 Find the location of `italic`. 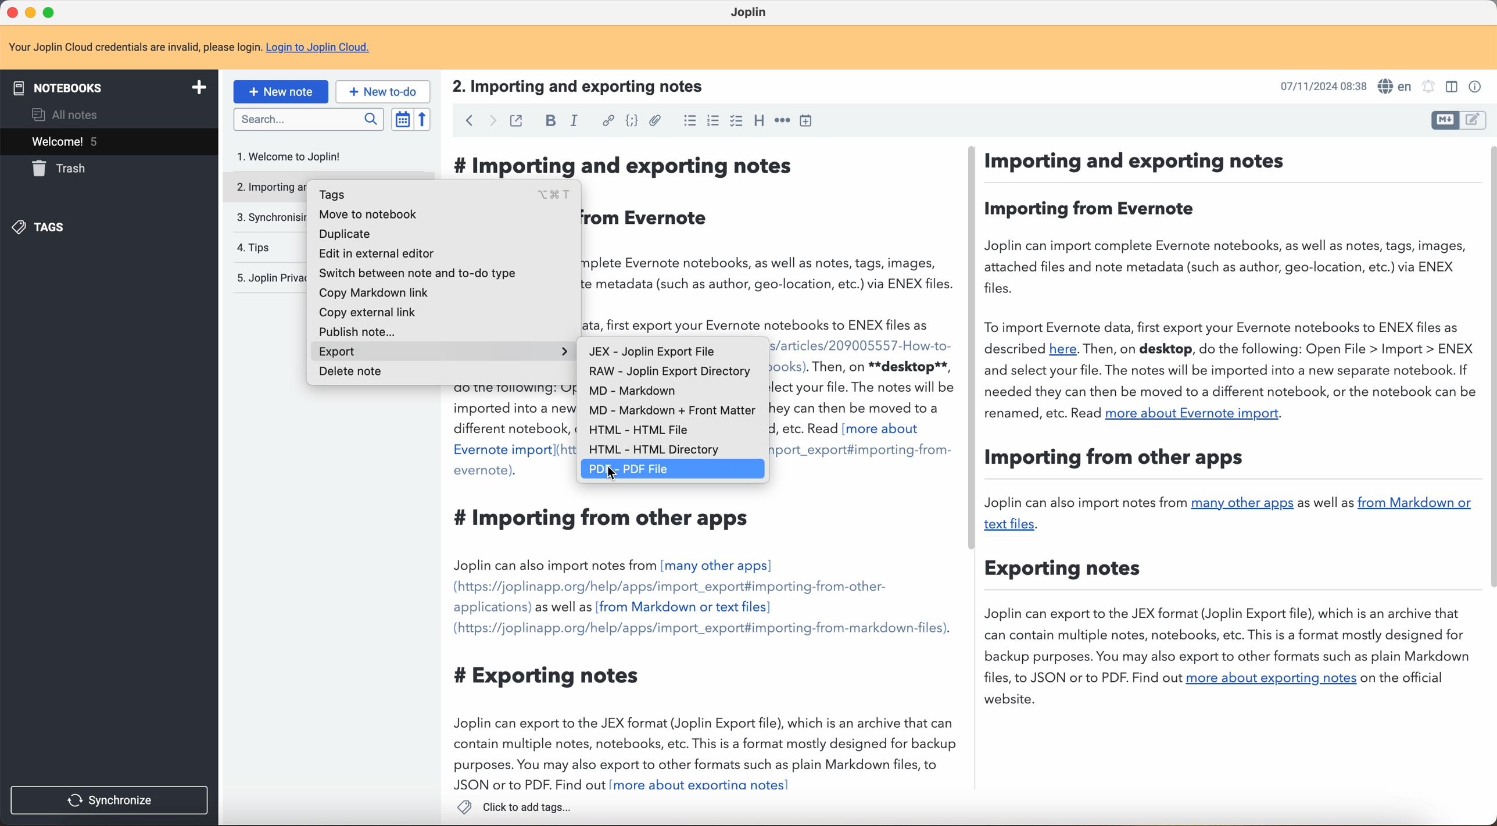

italic is located at coordinates (575, 121).